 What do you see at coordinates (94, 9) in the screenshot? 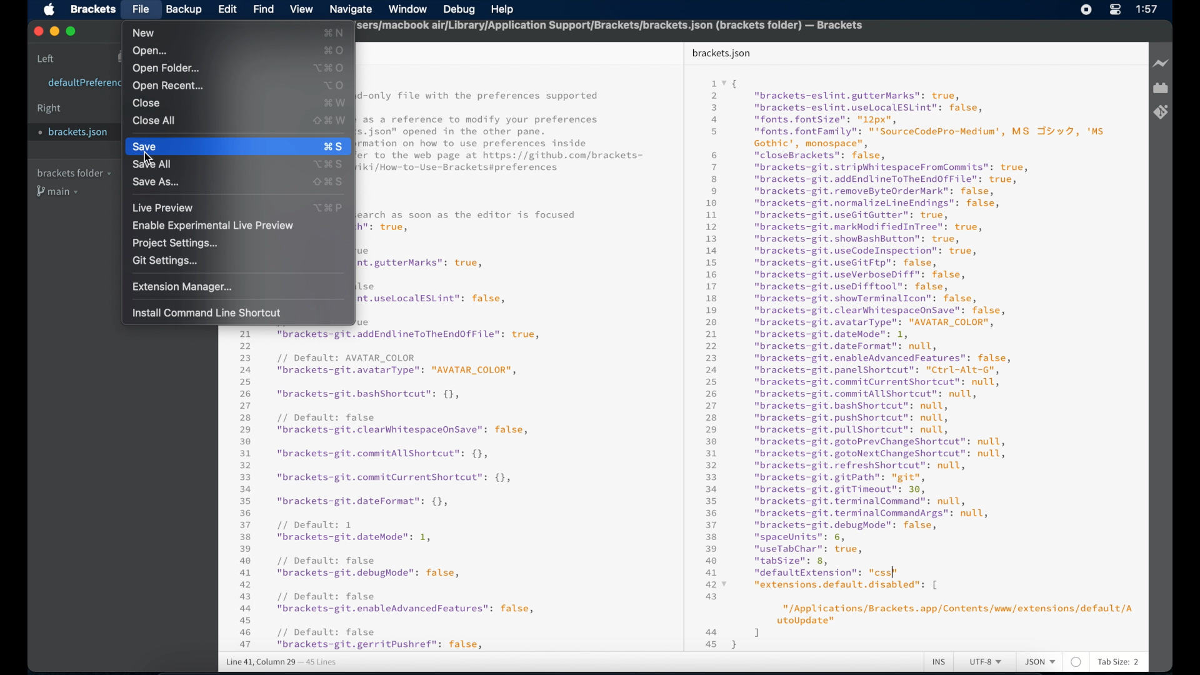
I see `brackets` at bounding box center [94, 9].